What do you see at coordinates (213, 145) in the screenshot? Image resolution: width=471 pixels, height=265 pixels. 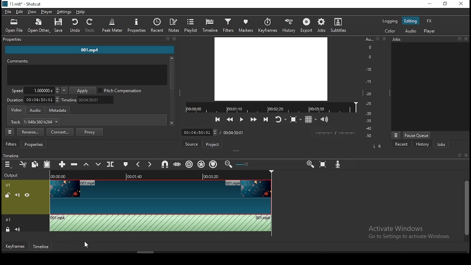 I see `project` at bounding box center [213, 145].